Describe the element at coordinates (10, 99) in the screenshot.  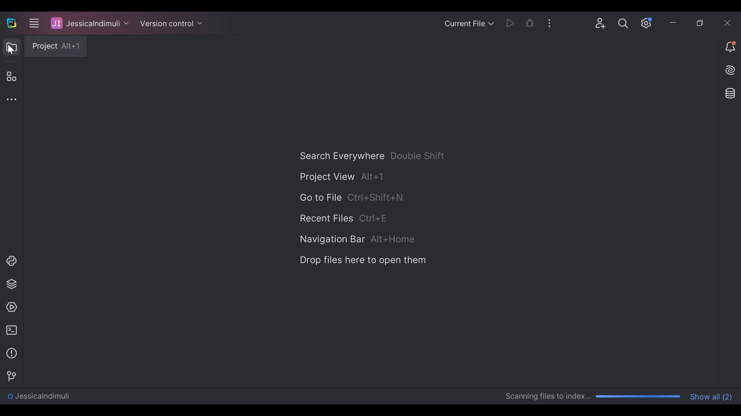
I see `More tool window` at that location.